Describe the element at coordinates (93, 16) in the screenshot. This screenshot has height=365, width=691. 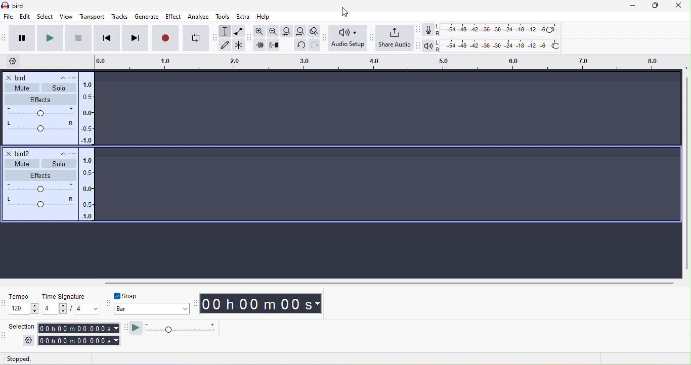
I see `transport` at that location.